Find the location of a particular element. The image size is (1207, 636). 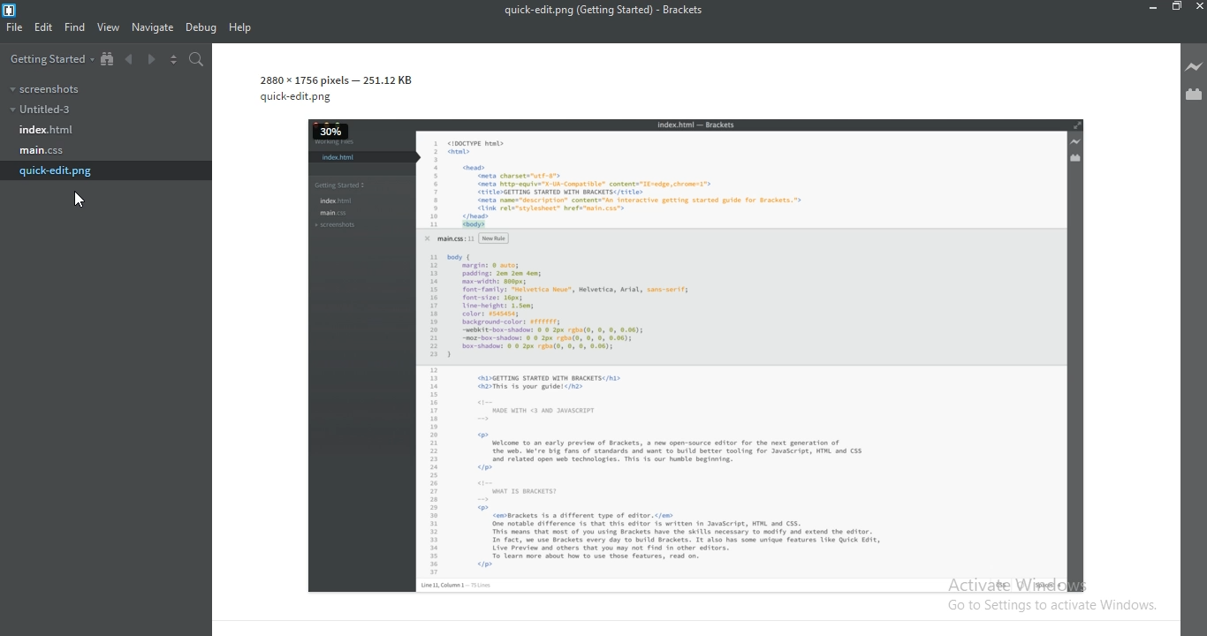

getting started is located at coordinates (47, 58).